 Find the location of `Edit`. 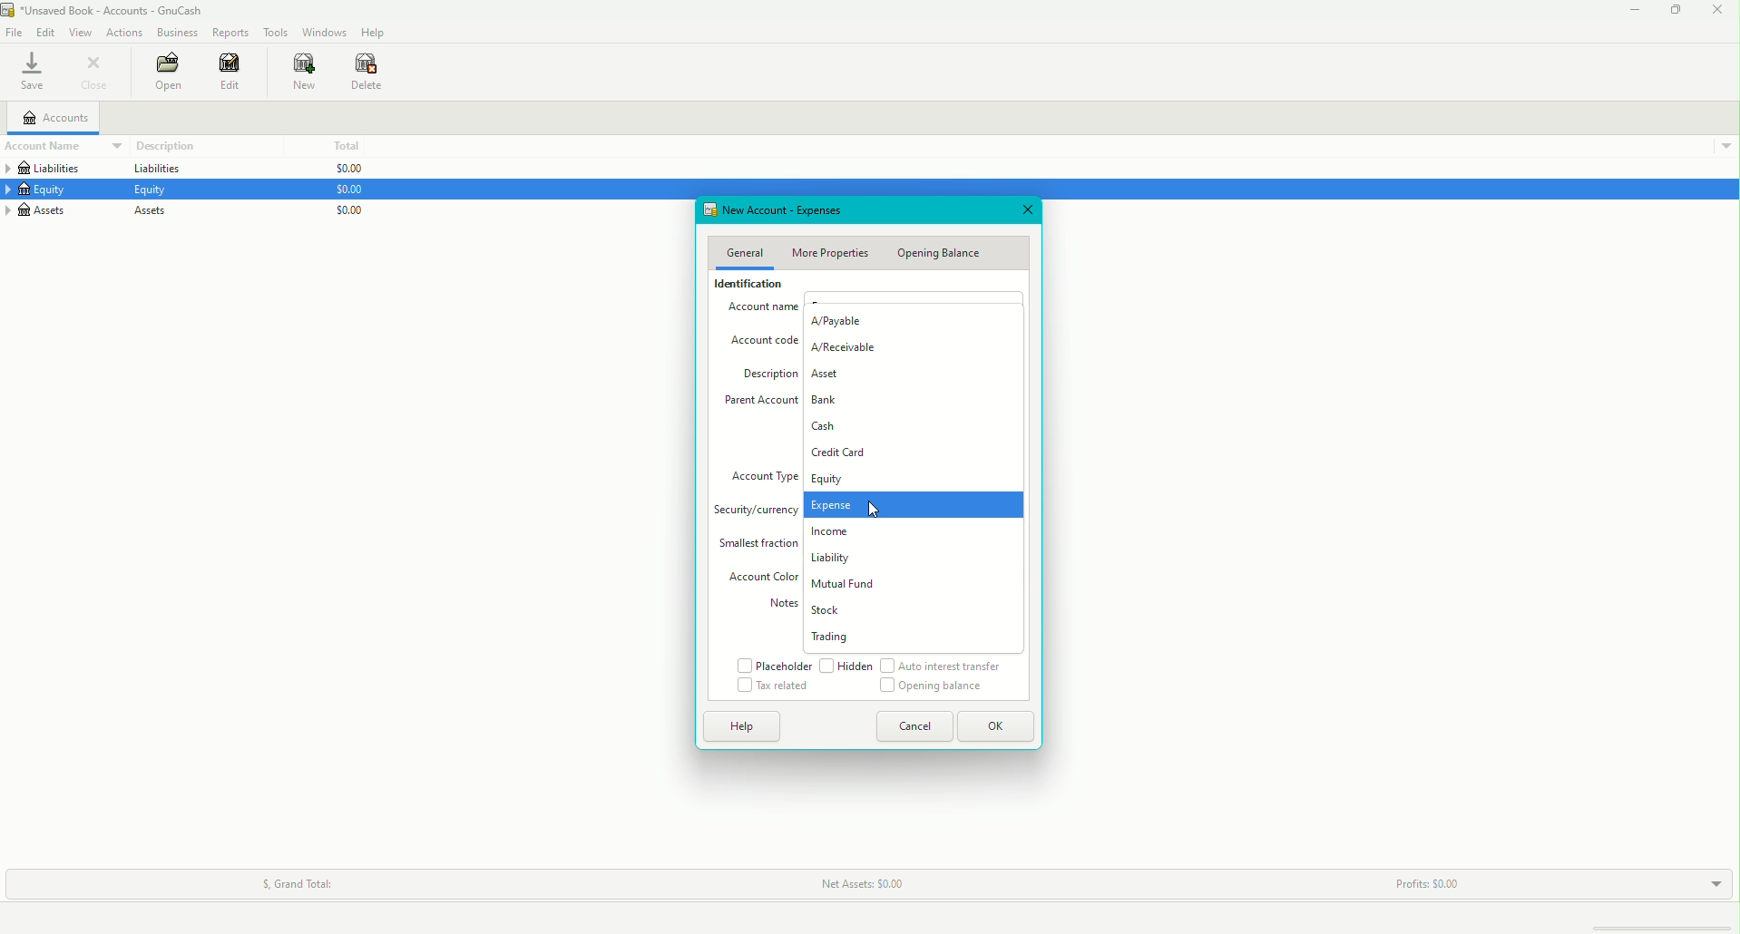

Edit is located at coordinates (43, 30).